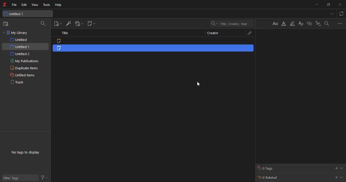  I want to click on my publications, so click(25, 61).